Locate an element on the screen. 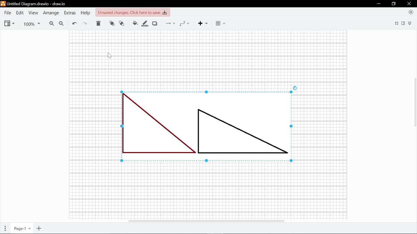  Zoom in is located at coordinates (50, 23).